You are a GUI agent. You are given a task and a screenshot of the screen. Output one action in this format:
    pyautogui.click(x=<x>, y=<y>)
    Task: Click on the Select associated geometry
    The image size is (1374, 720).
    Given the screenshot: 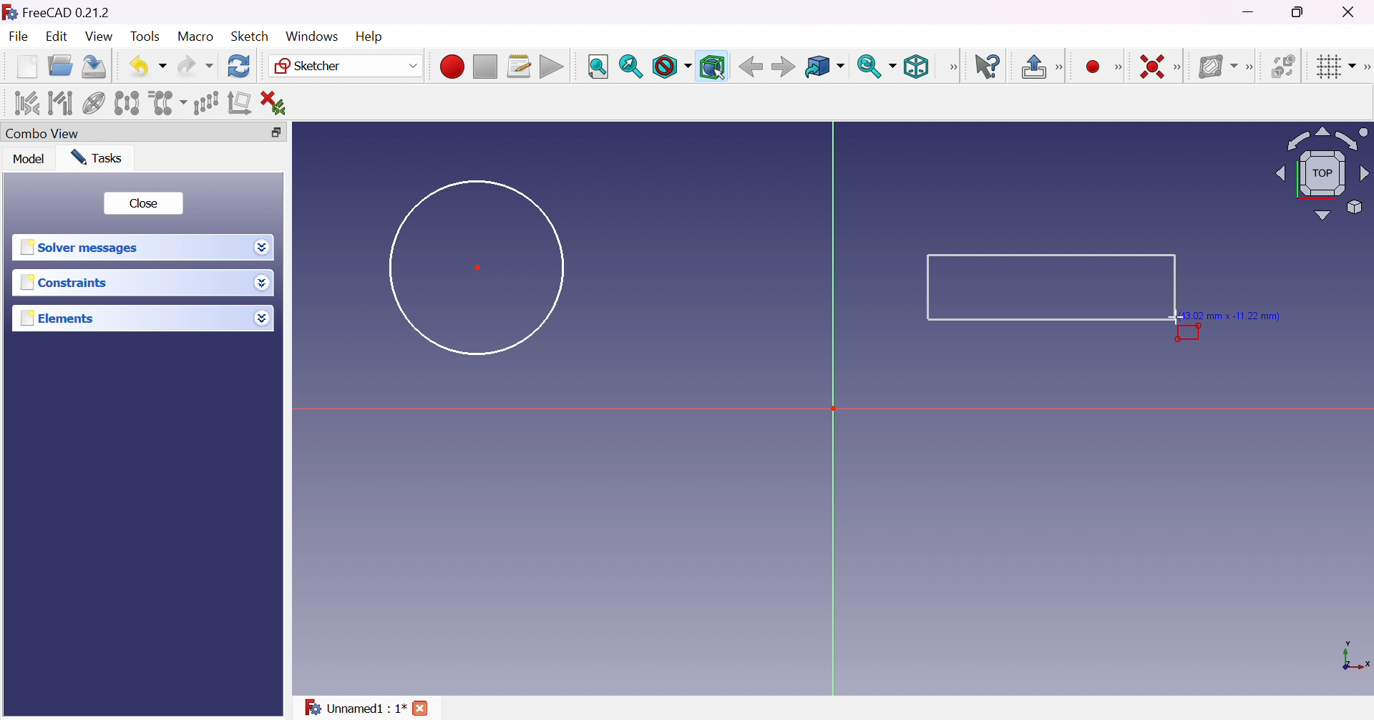 What is the action you would take?
    pyautogui.click(x=61, y=102)
    